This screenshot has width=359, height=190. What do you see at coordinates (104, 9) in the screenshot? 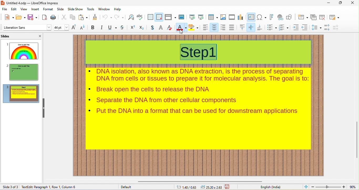
I see `window` at bounding box center [104, 9].